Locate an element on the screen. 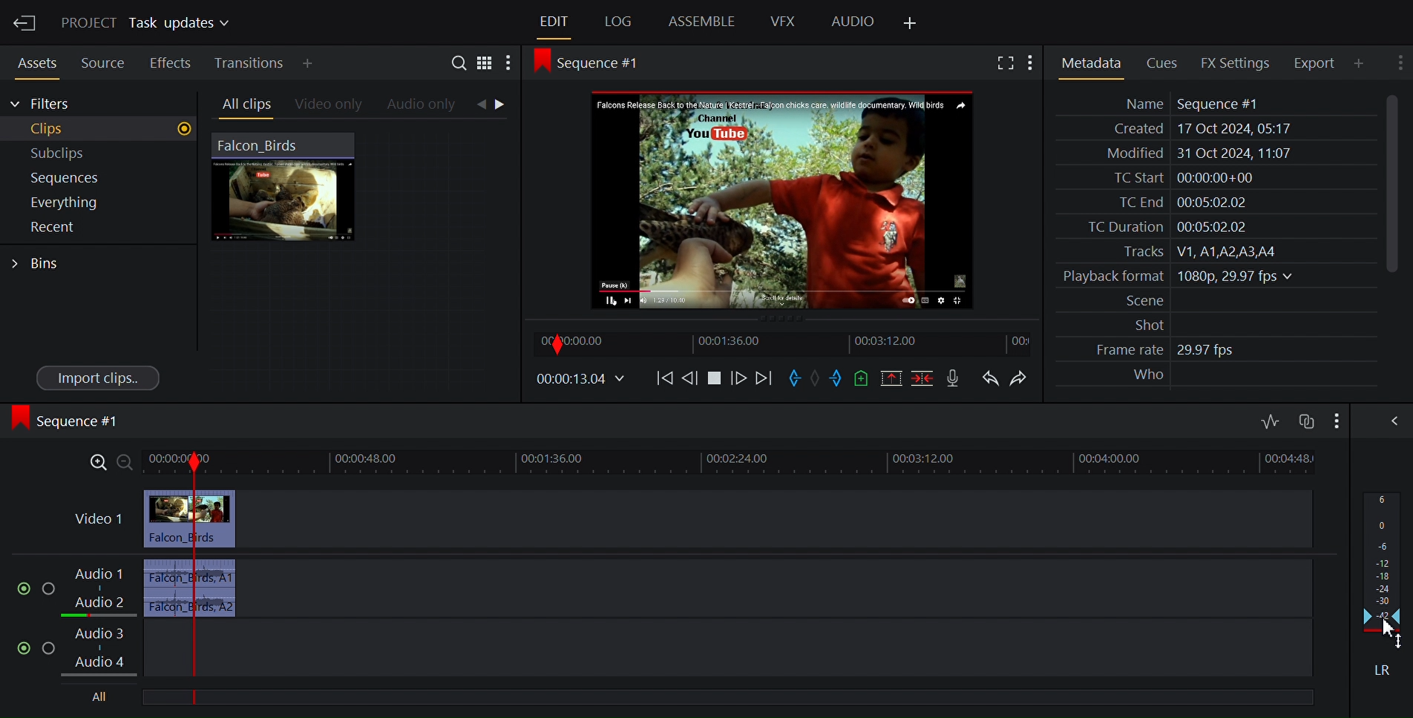 The height and width of the screenshot is (718, 1413). Add cue is located at coordinates (863, 378).